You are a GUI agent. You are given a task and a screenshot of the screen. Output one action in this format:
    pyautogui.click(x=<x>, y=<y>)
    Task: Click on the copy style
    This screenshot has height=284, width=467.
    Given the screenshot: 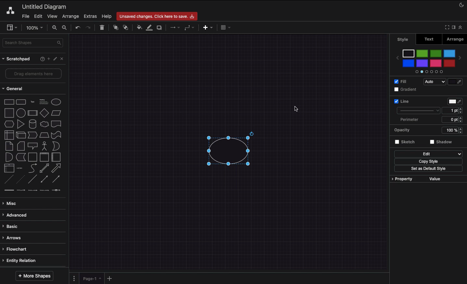 What is the action you would take?
    pyautogui.click(x=429, y=161)
    